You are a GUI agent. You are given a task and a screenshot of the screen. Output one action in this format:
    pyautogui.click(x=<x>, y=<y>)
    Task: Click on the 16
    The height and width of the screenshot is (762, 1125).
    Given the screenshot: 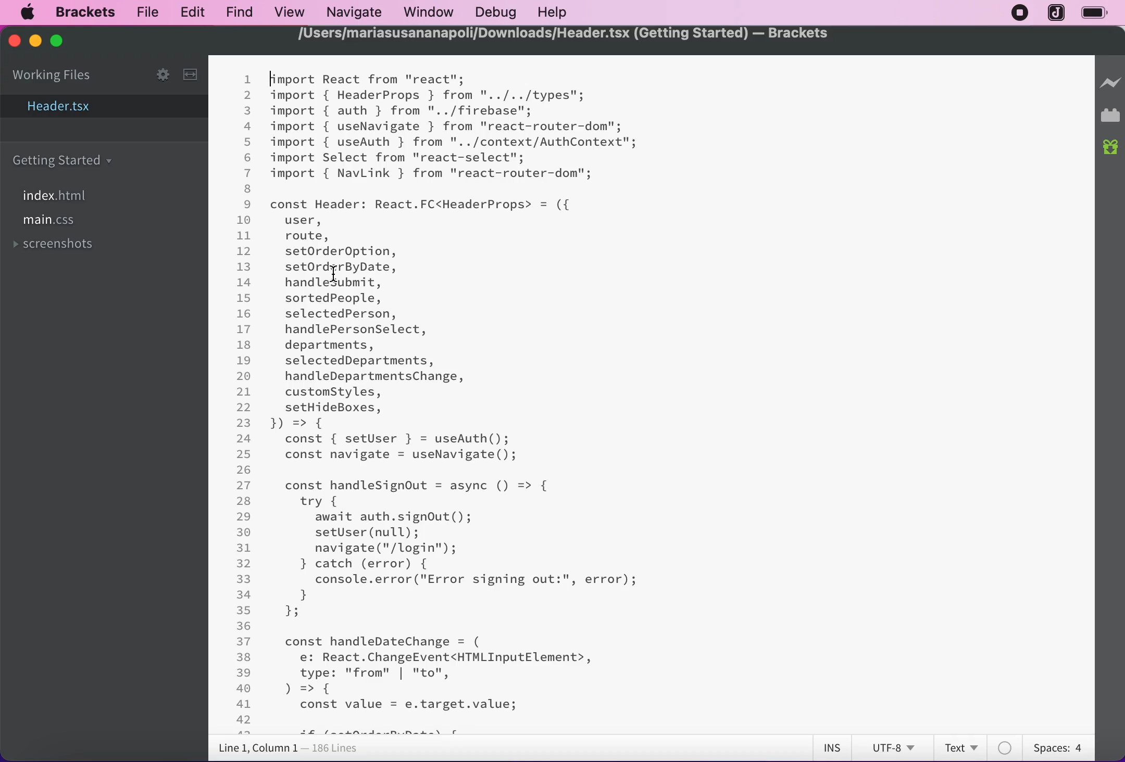 What is the action you would take?
    pyautogui.click(x=244, y=313)
    